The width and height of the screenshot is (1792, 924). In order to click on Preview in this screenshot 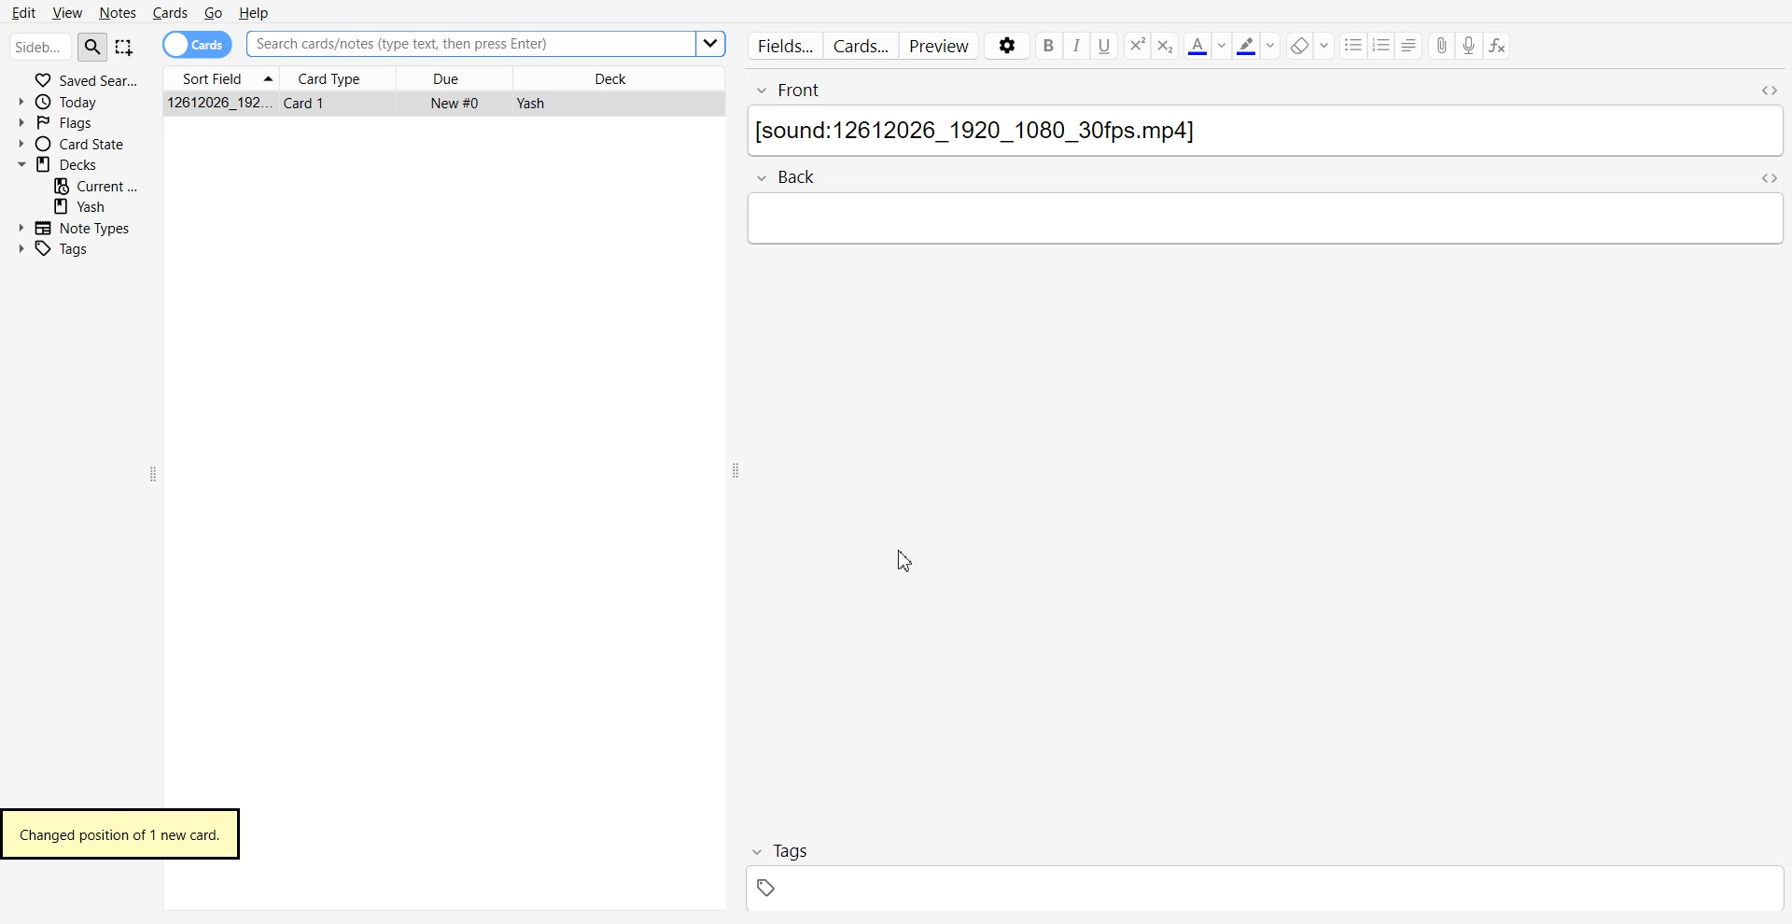, I will do `click(942, 47)`.